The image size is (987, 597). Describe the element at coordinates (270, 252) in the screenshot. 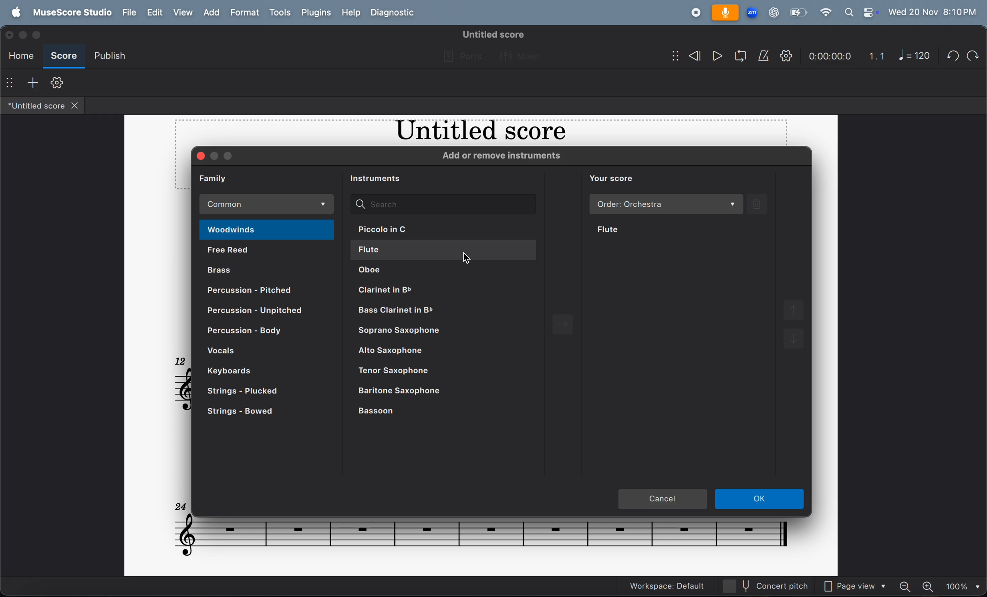

I see `free reed` at that location.